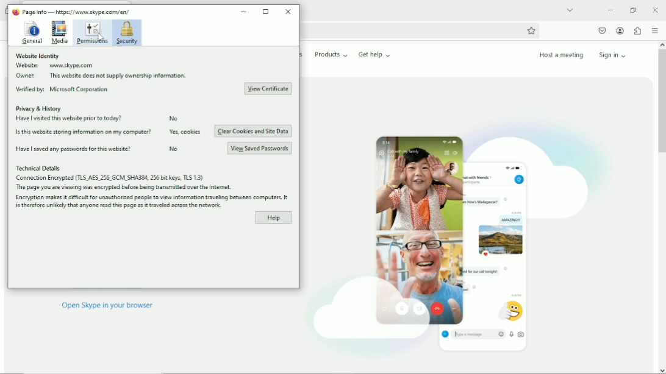 Image resolution: width=666 pixels, height=374 pixels. What do you see at coordinates (661, 102) in the screenshot?
I see `vertical scrollbar` at bounding box center [661, 102].